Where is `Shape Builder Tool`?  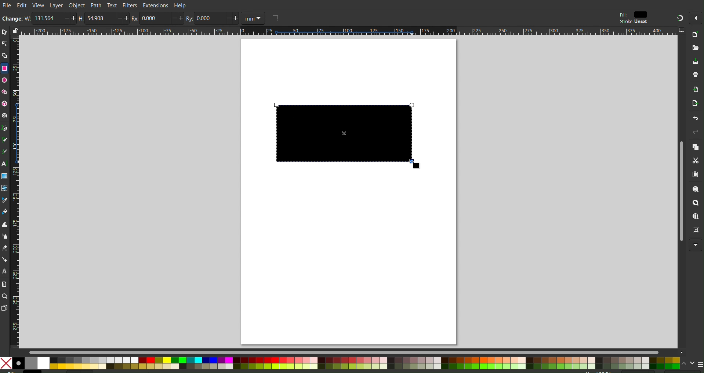
Shape Builder Tool is located at coordinates (4, 55).